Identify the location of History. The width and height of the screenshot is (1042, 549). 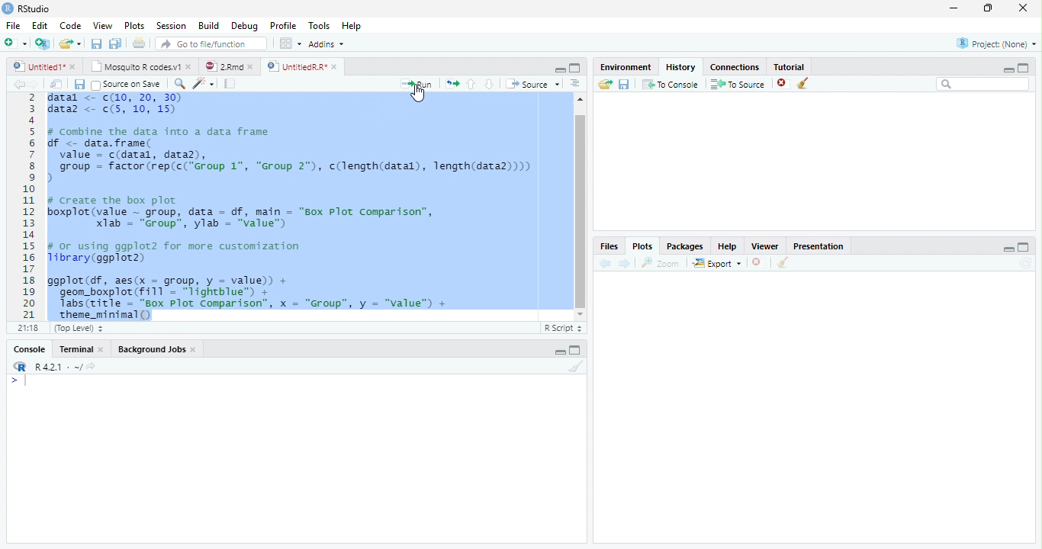
(681, 67).